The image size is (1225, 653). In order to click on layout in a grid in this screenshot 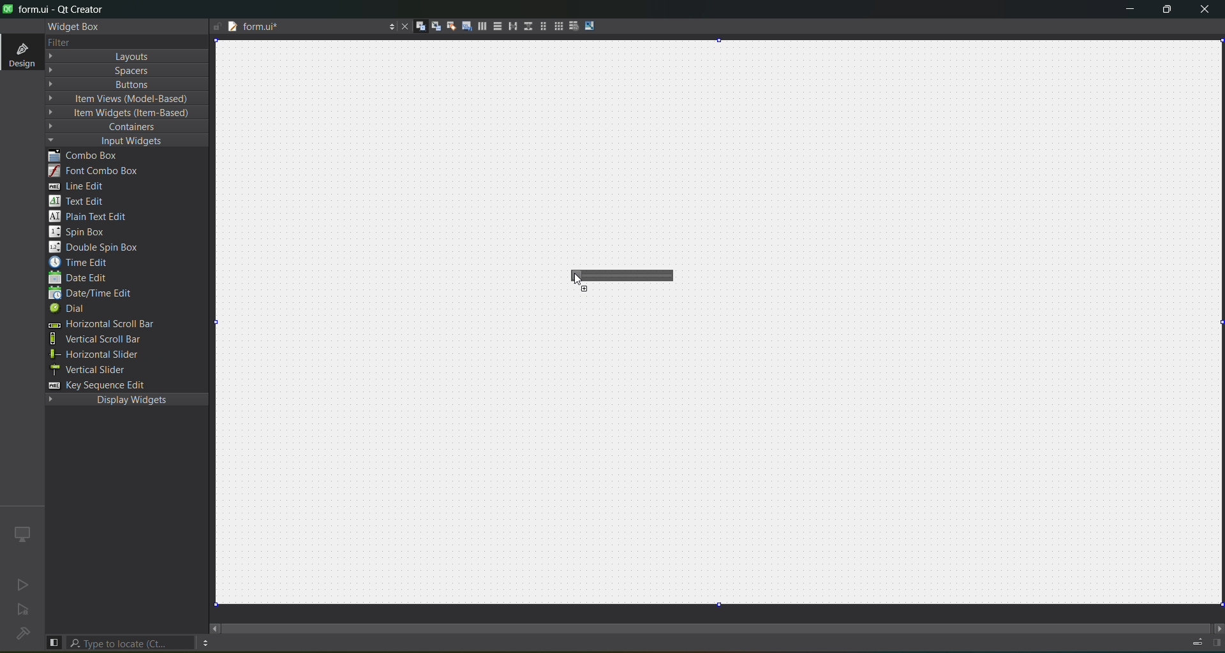, I will do `click(560, 26)`.